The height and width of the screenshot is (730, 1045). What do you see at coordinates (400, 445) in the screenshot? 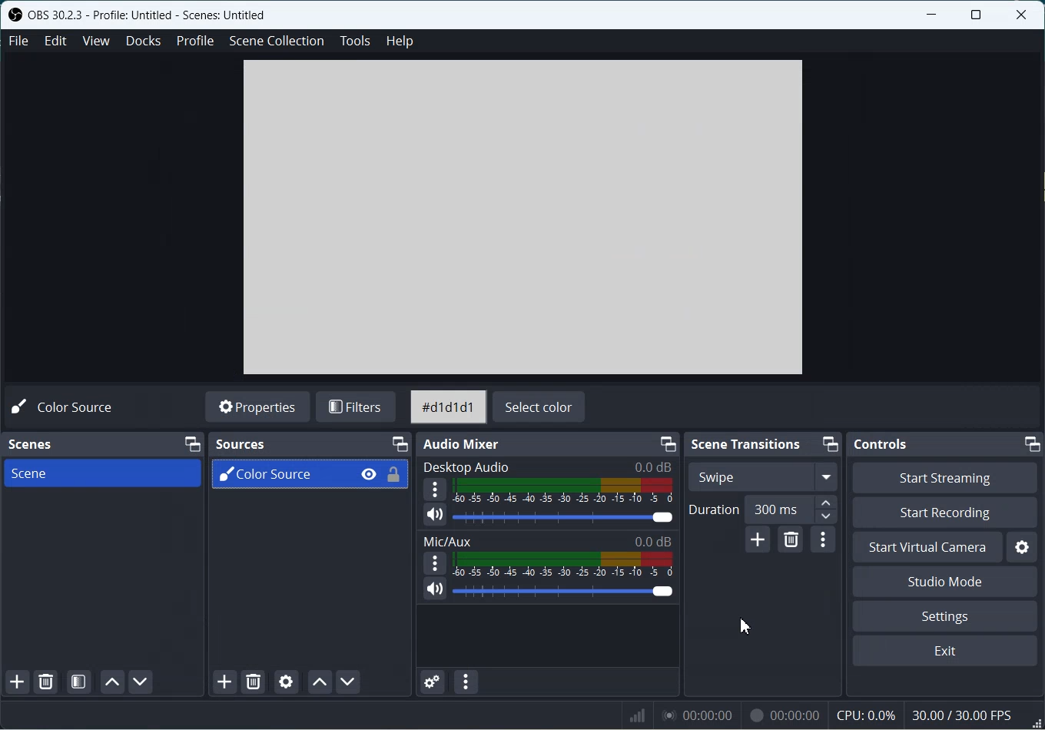
I see `Minimize` at bounding box center [400, 445].